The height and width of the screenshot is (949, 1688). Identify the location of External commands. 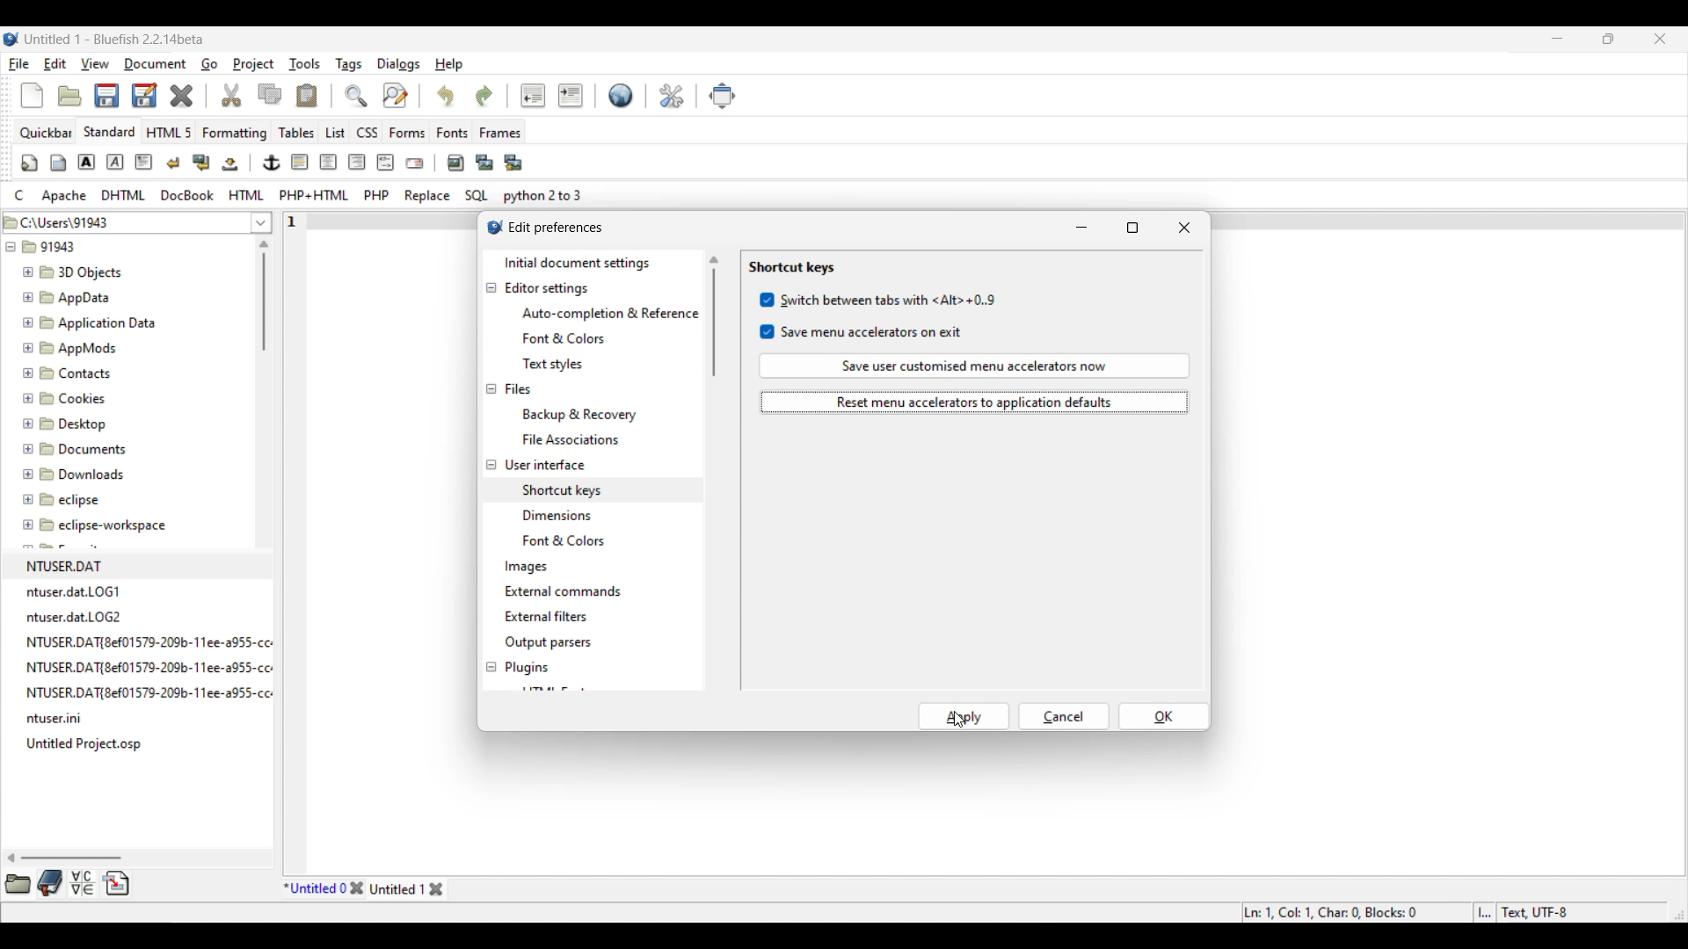
(563, 591).